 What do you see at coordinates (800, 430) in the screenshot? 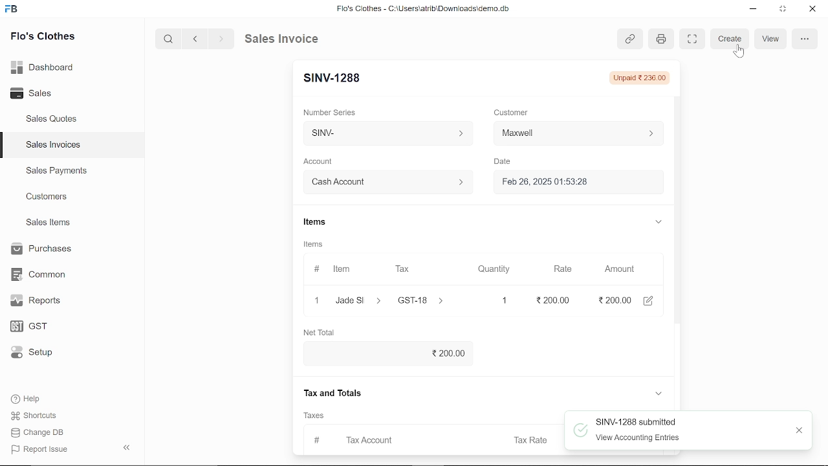
I see `close` at bounding box center [800, 430].